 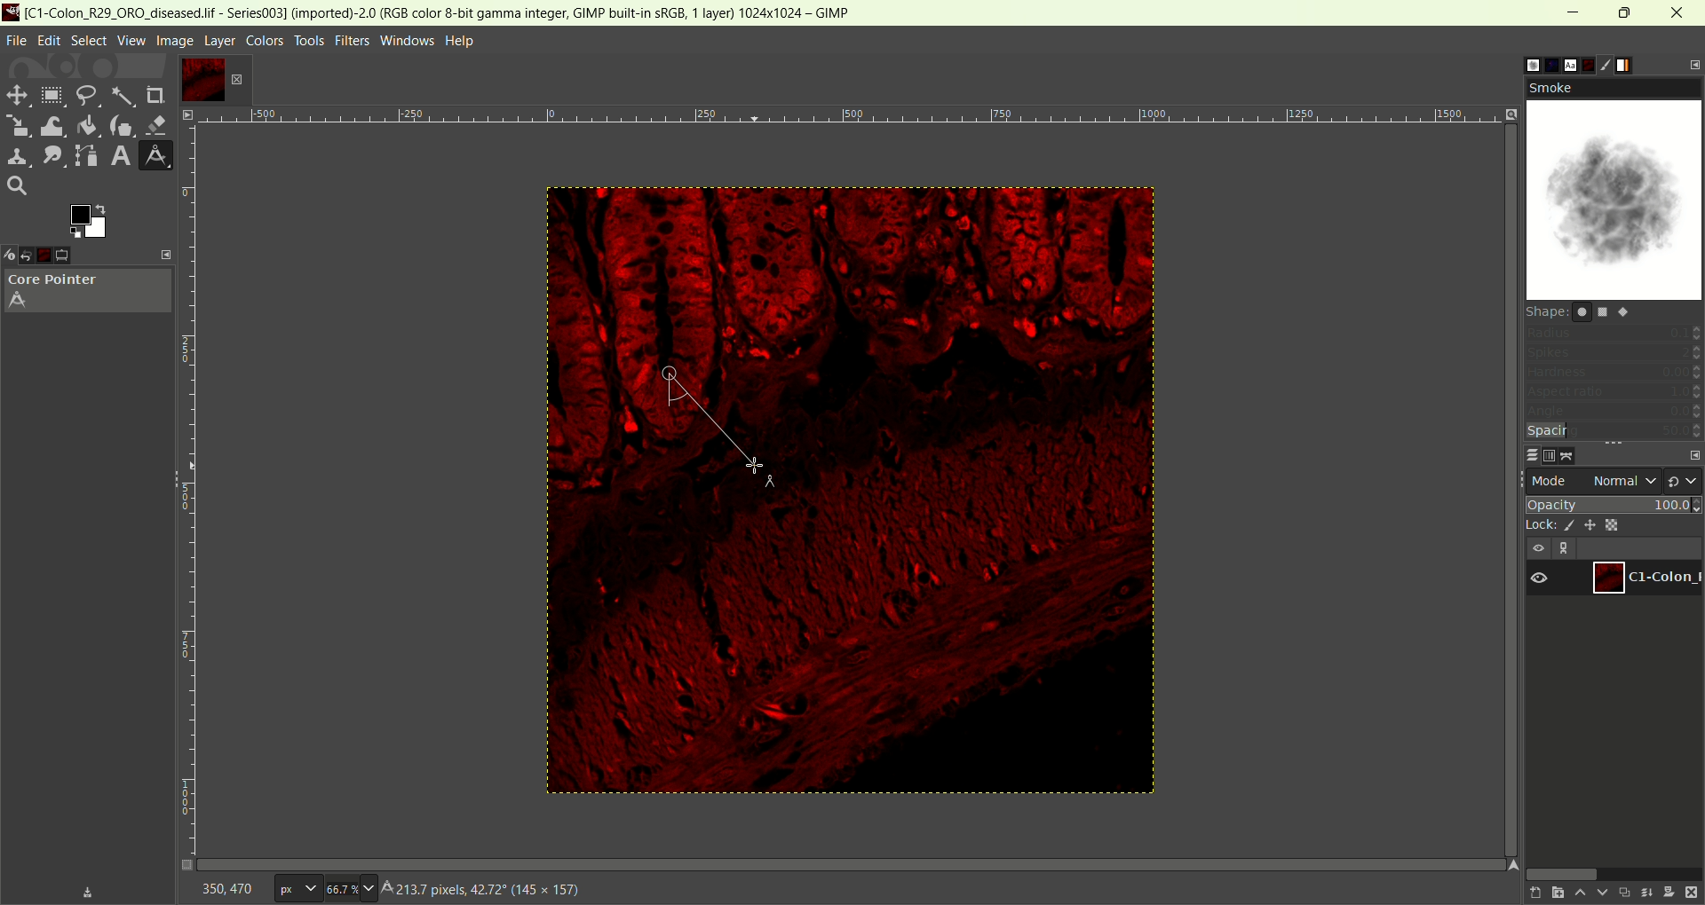 What do you see at coordinates (17, 42) in the screenshot?
I see `file` at bounding box center [17, 42].